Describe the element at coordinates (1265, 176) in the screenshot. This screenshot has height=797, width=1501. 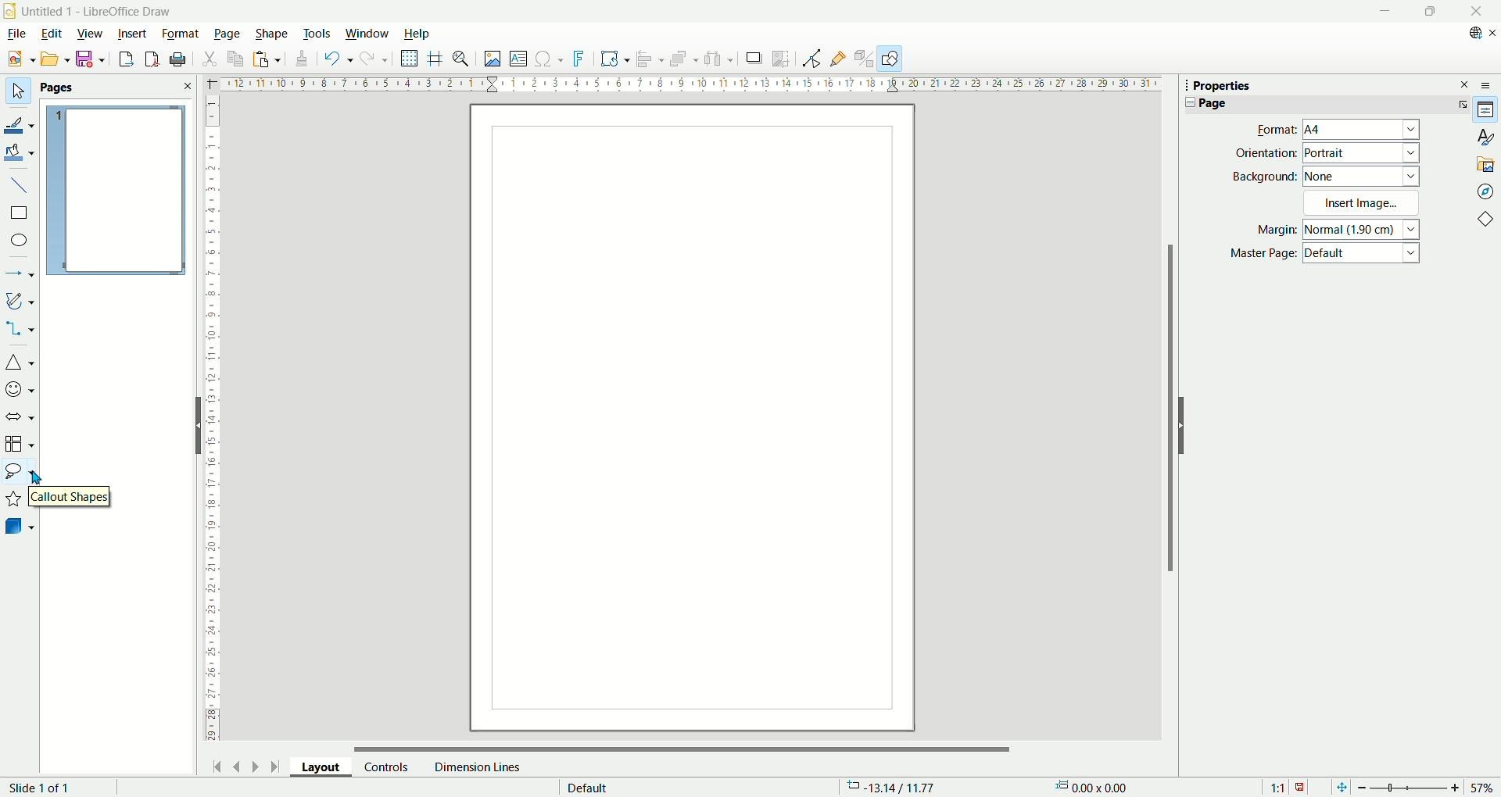
I see `Background` at that location.